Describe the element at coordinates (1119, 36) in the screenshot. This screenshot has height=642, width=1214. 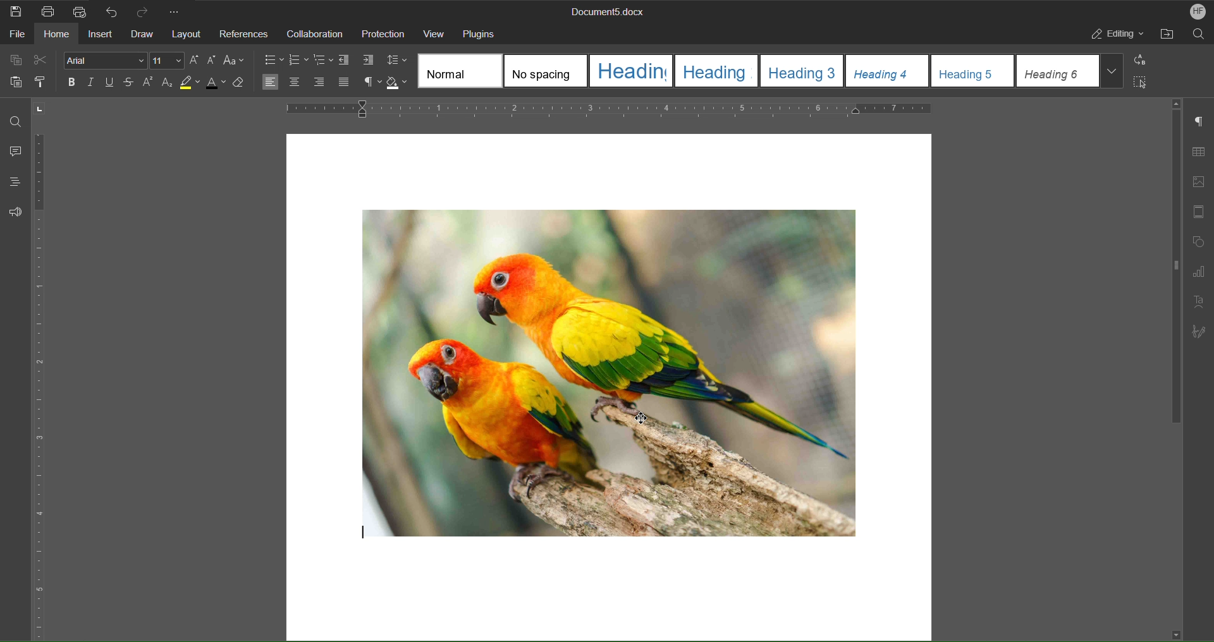
I see `Editing` at that location.